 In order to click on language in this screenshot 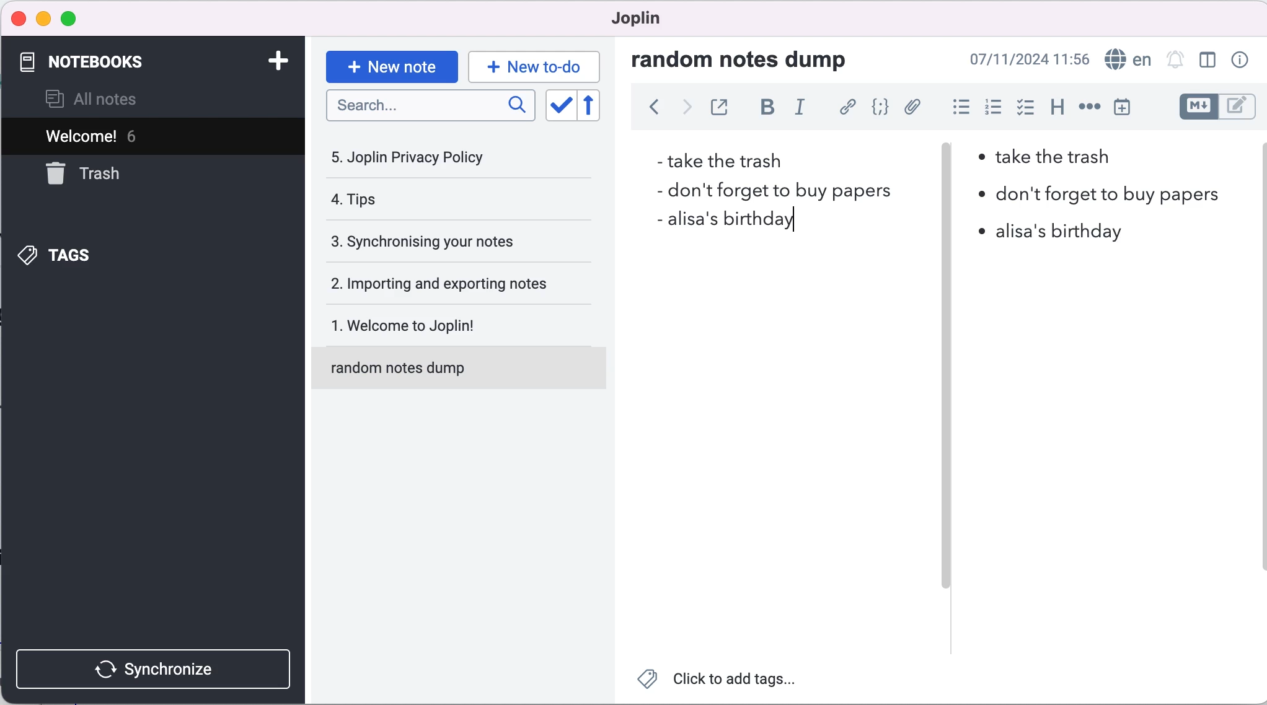, I will do `click(1128, 58)`.